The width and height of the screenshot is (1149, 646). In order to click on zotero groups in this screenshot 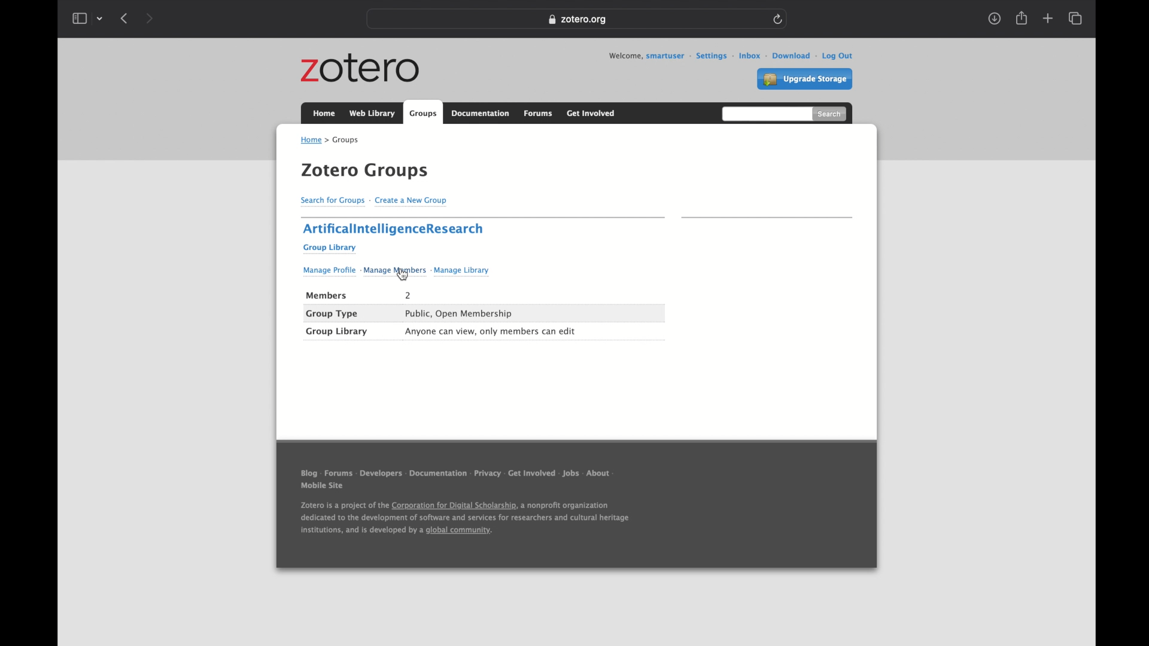, I will do `click(364, 172)`.